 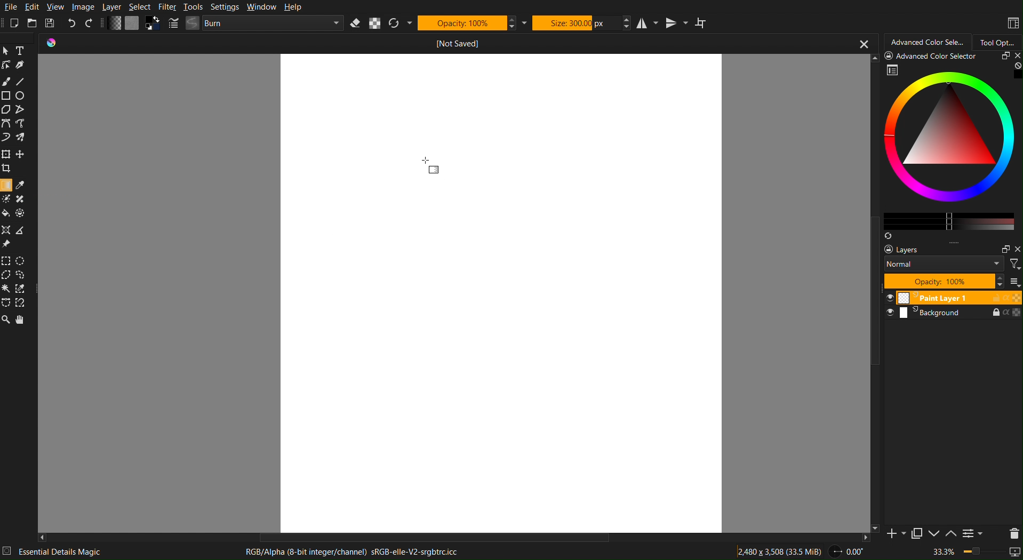 I want to click on Wrap Around, so click(x=701, y=22).